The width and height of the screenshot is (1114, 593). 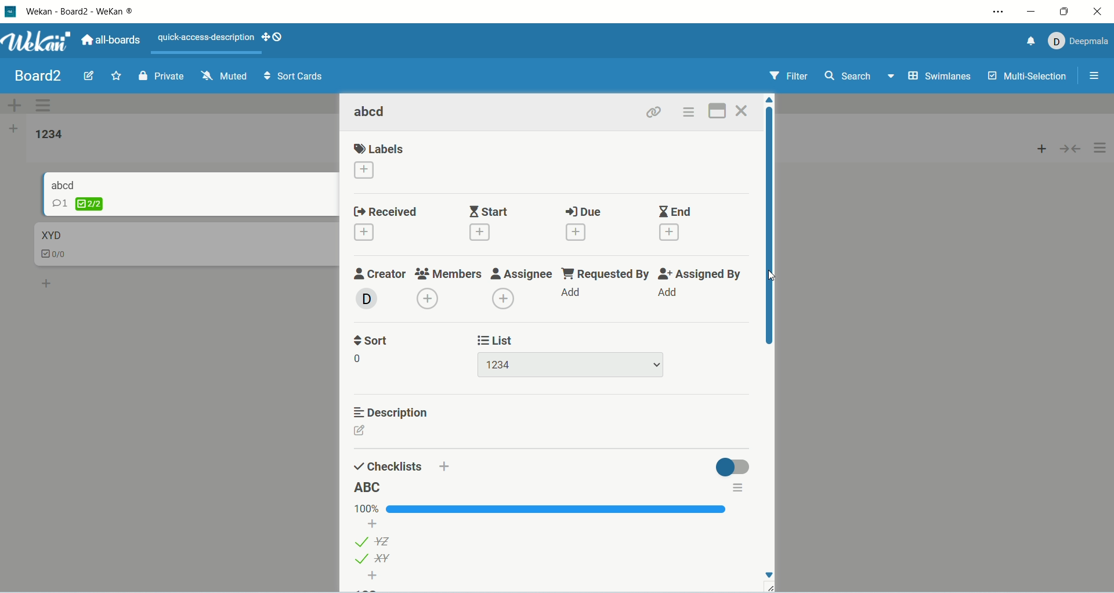 What do you see at coordinates (1028, 43) in the screenshot?
I see `notification` at bounding box center [1028, 43].